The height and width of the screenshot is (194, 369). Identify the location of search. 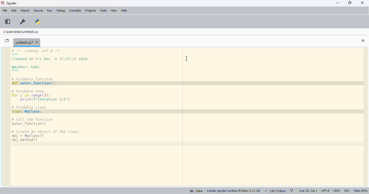
(25, 11).